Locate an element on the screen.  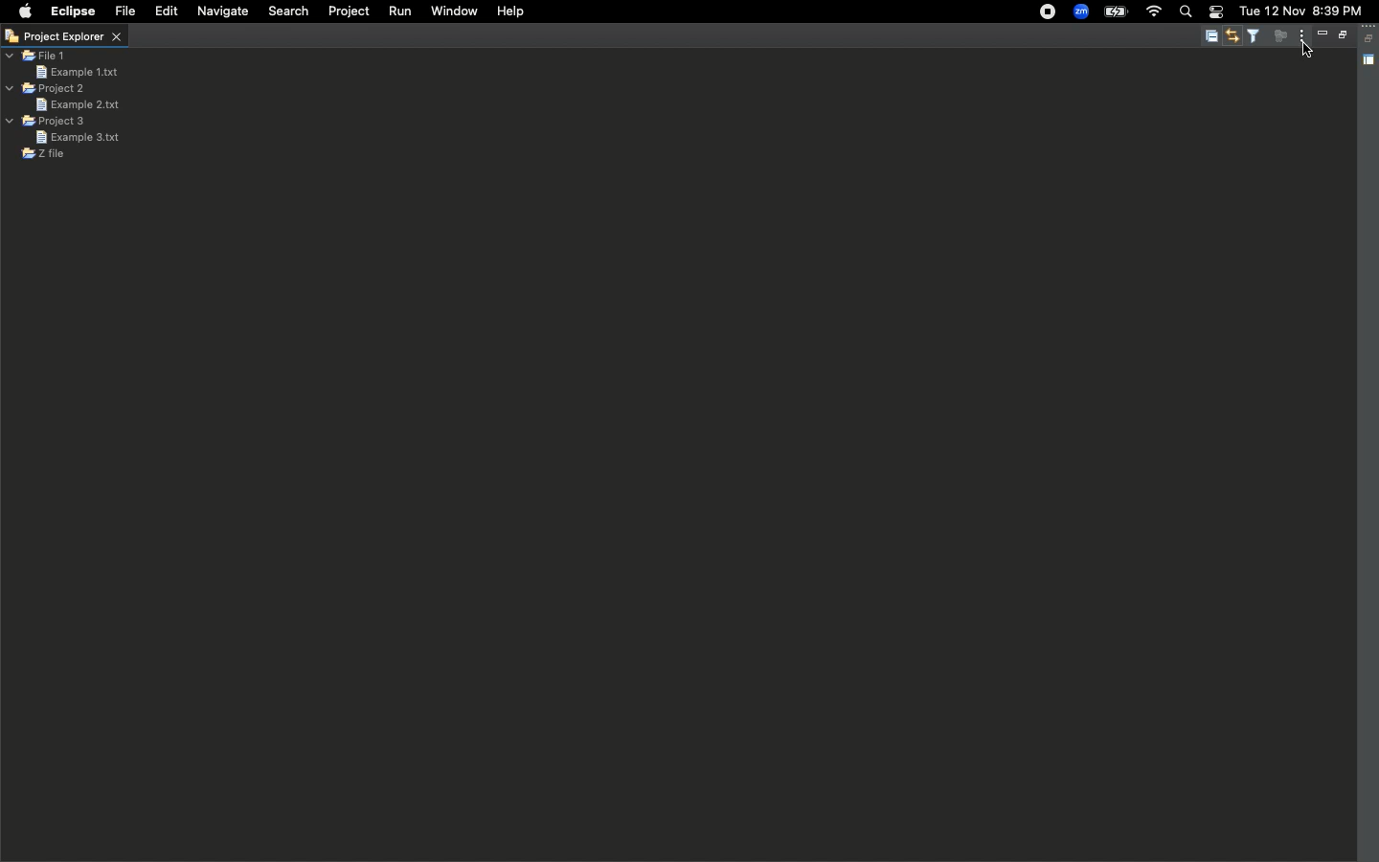
Window is located at coordinates (453, 13).